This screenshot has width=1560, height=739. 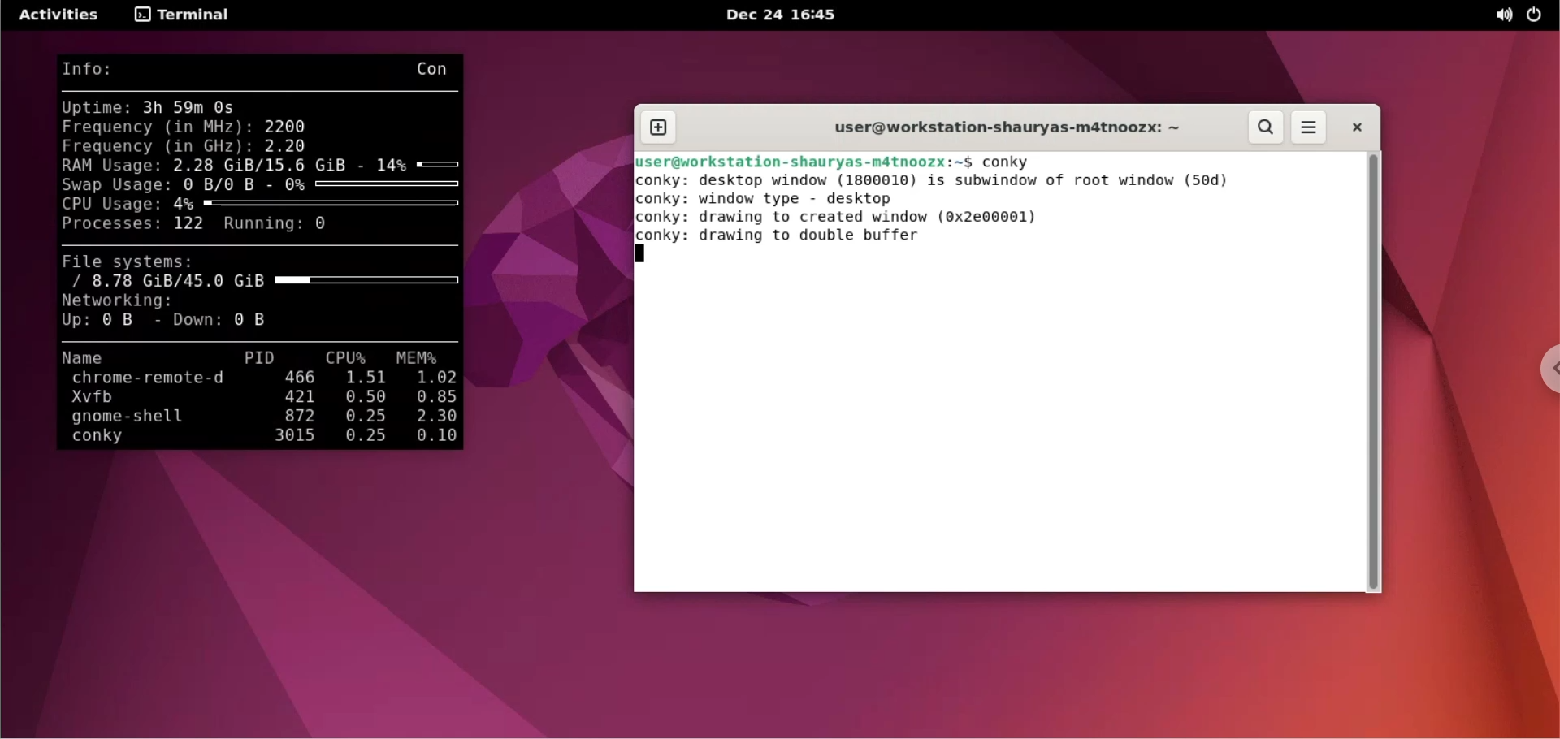 I want to click on line, so click(x=265, y=341).